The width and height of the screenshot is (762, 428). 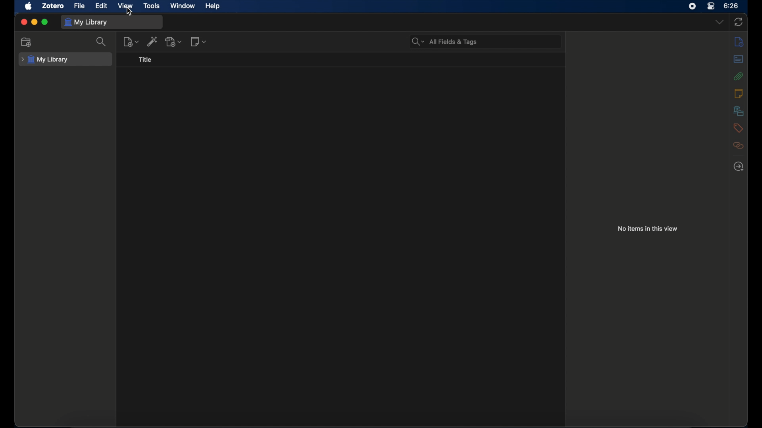 I want to click on file, so click(x=79, y=6).